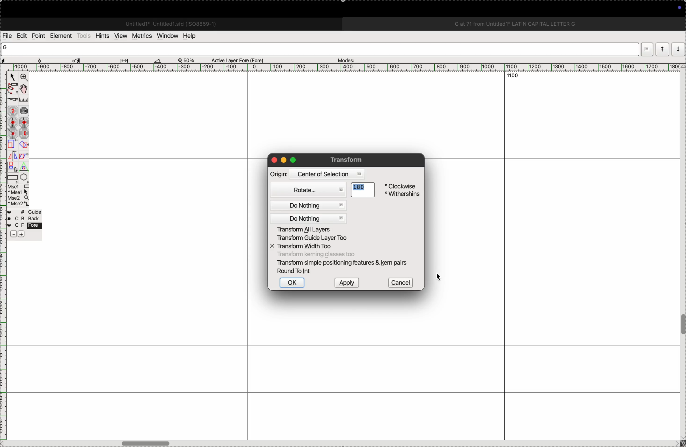 The image size is (686, 447). What do you see at coordinates (332, 175) in the screenshot?
I see `Centre of selection` at bounding box center [332, 175].